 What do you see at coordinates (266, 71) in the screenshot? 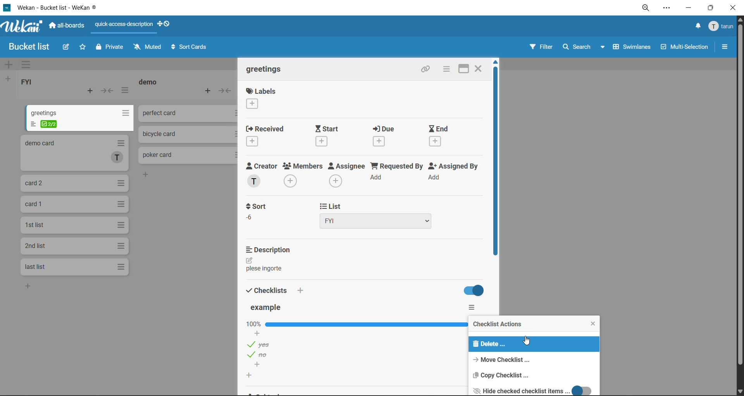
I see `card title` at bounding box center [266, 71].